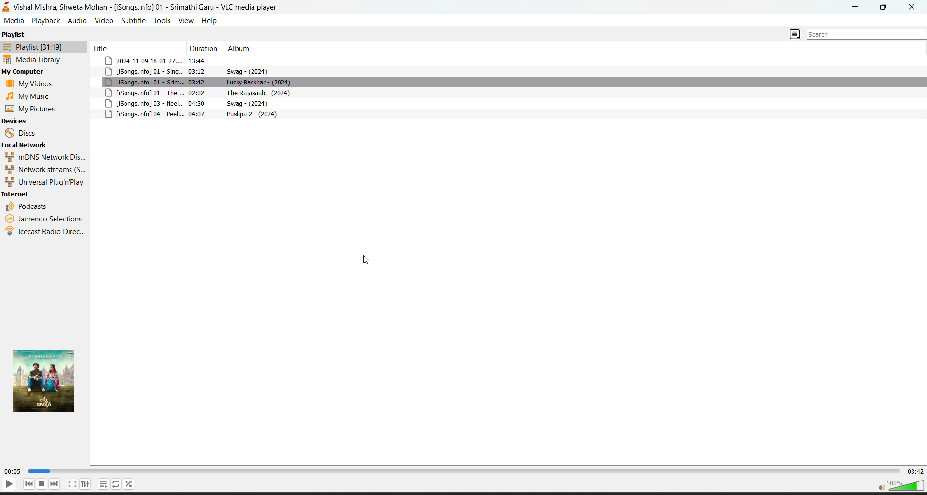  Describe the element at coordinates (14, 21) in the screenshot. I see `media` at that location.